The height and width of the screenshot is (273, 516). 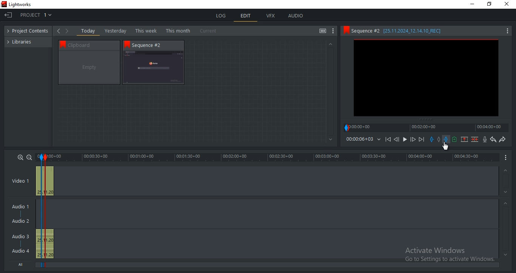 What do you see at coordinates (346, 30) in the screenshot?
I see `Bookmark icon` at bounding box center [346, 30].